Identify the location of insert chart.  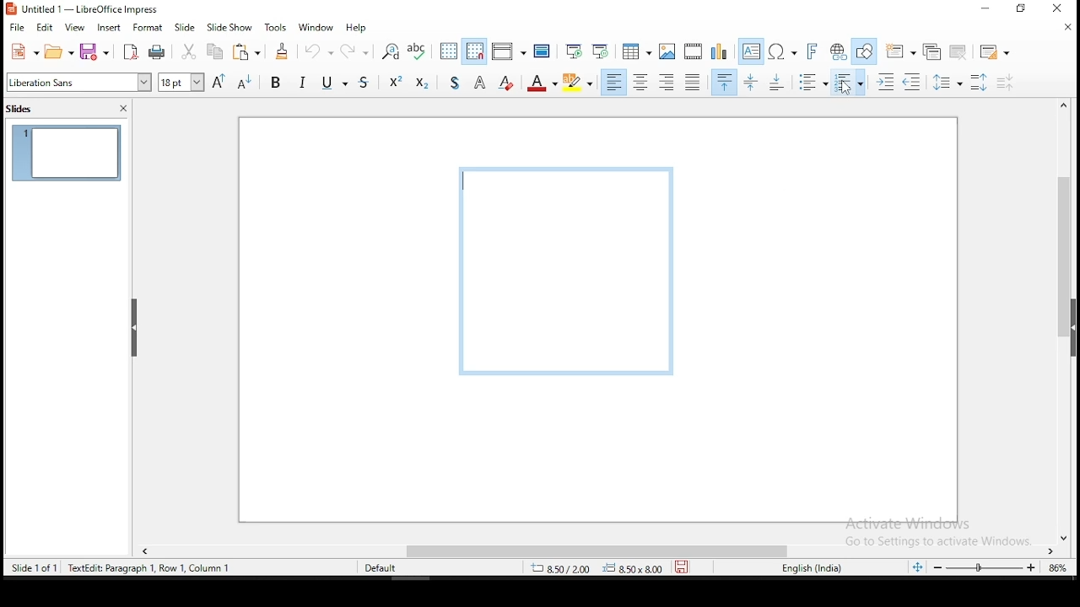
(719, 51).